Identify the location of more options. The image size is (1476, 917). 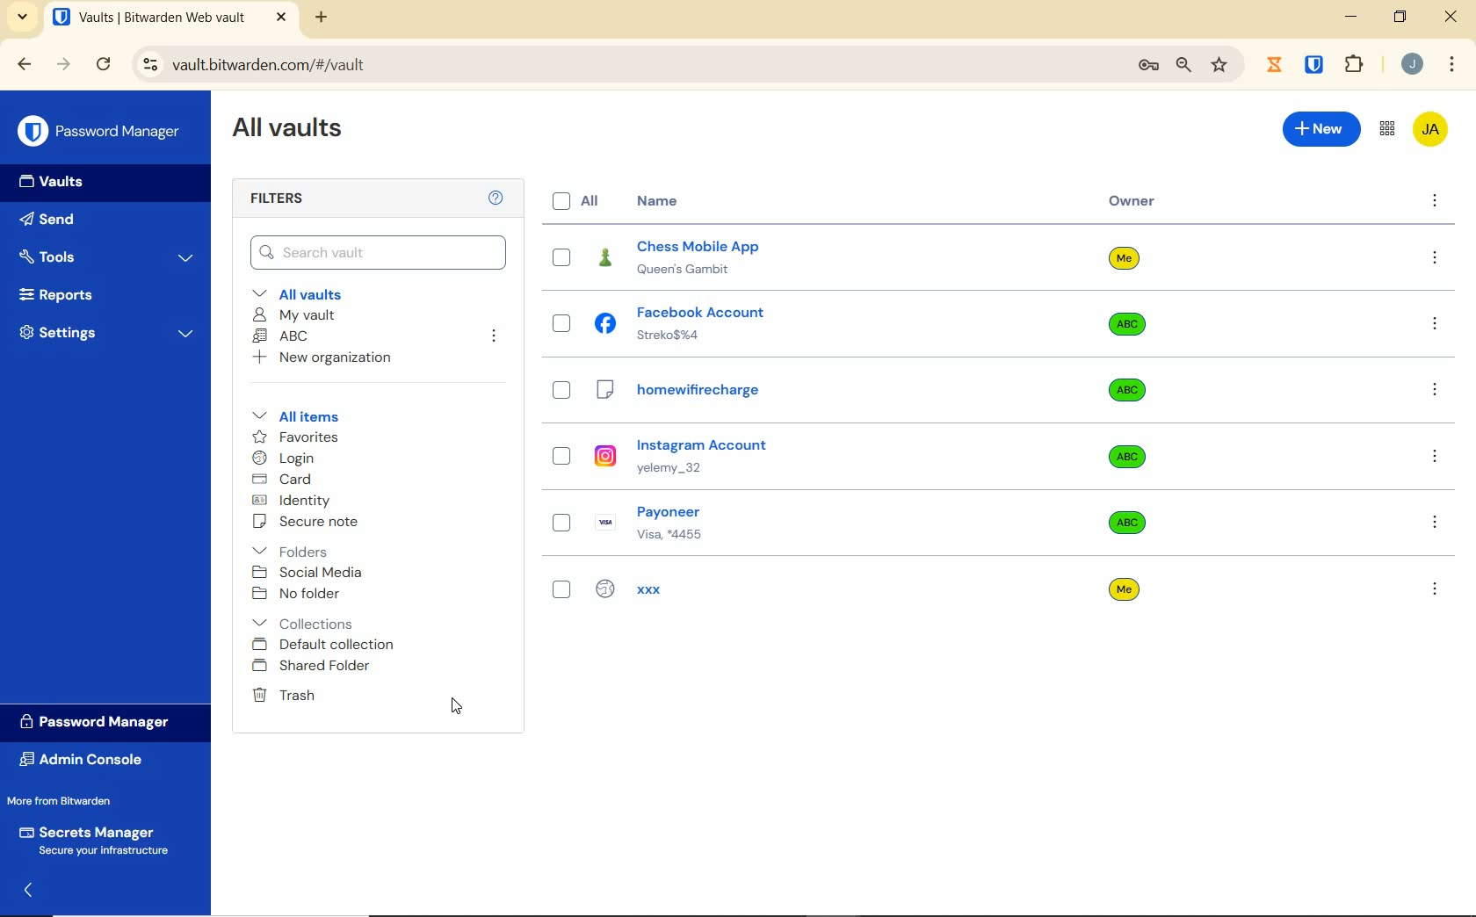
(1437, 395).